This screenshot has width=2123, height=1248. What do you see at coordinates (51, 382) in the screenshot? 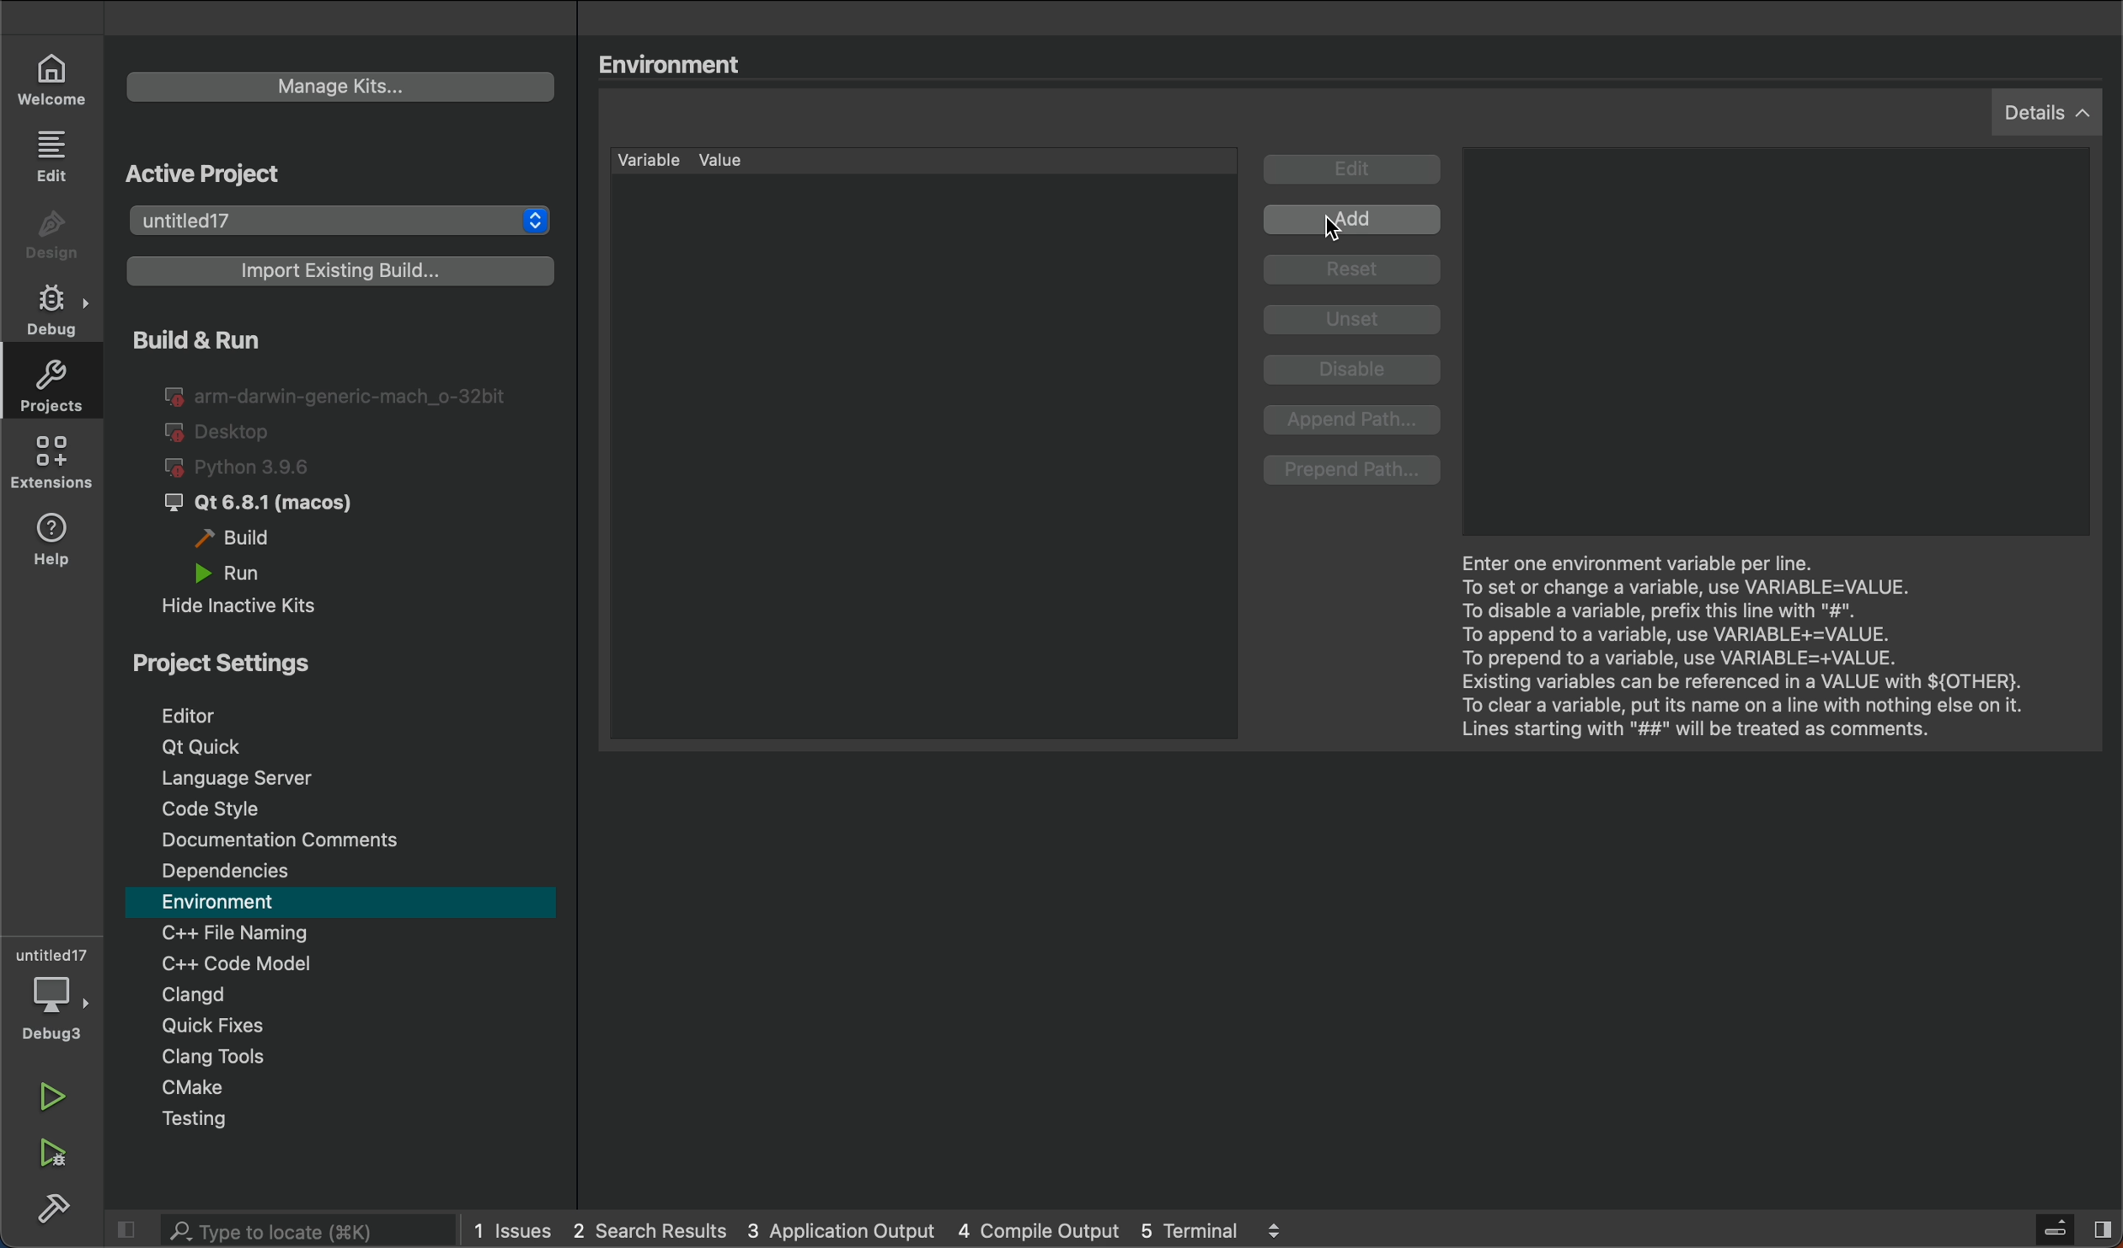
I see `projects` at bounding box center [51, 382].